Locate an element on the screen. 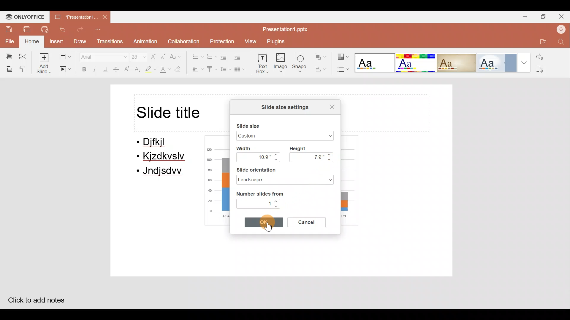 Image resolution: width=570 pixels, height=320 pixels. Slide orientation is located at coordinates (273, 170).